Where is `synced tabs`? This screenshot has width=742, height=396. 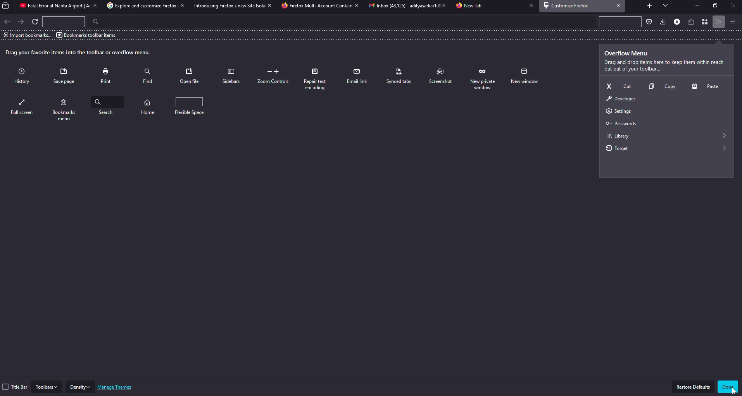 synced tabs is located at coordinates (399, 76).